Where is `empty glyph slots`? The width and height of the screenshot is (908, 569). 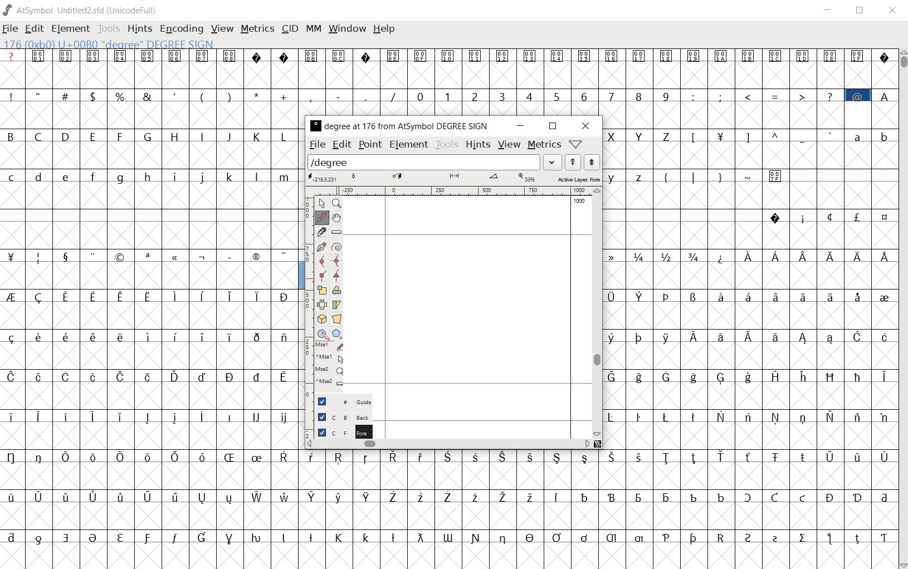 empty glyph slots is located at coordinates (597, 477).